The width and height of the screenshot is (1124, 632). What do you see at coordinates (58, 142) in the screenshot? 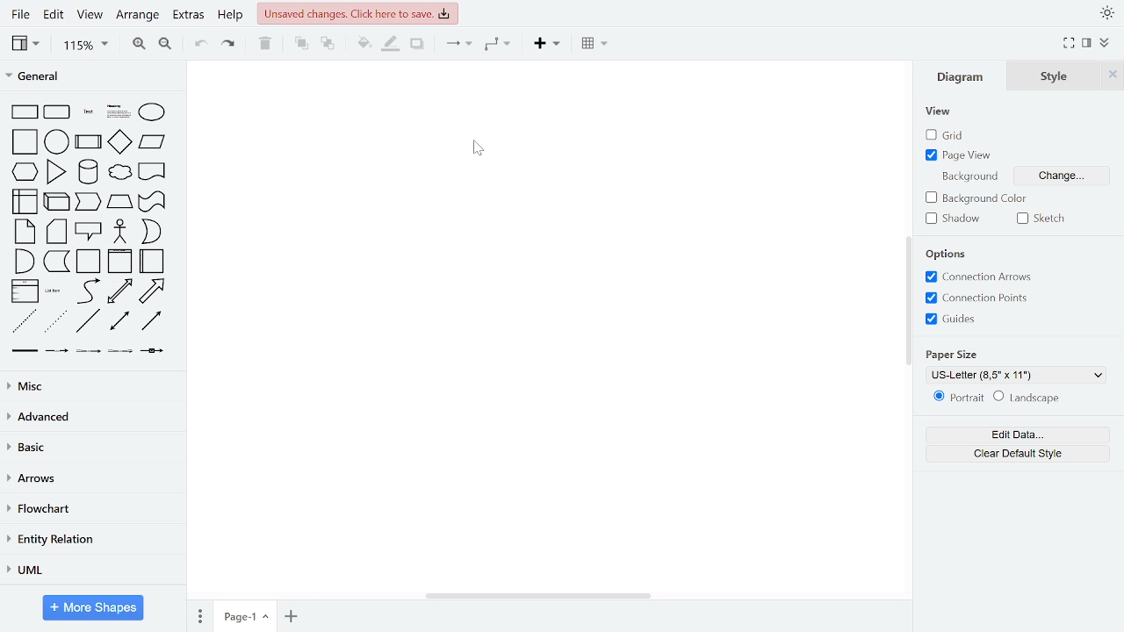
I see `circle` at bounding box center [58, 142].